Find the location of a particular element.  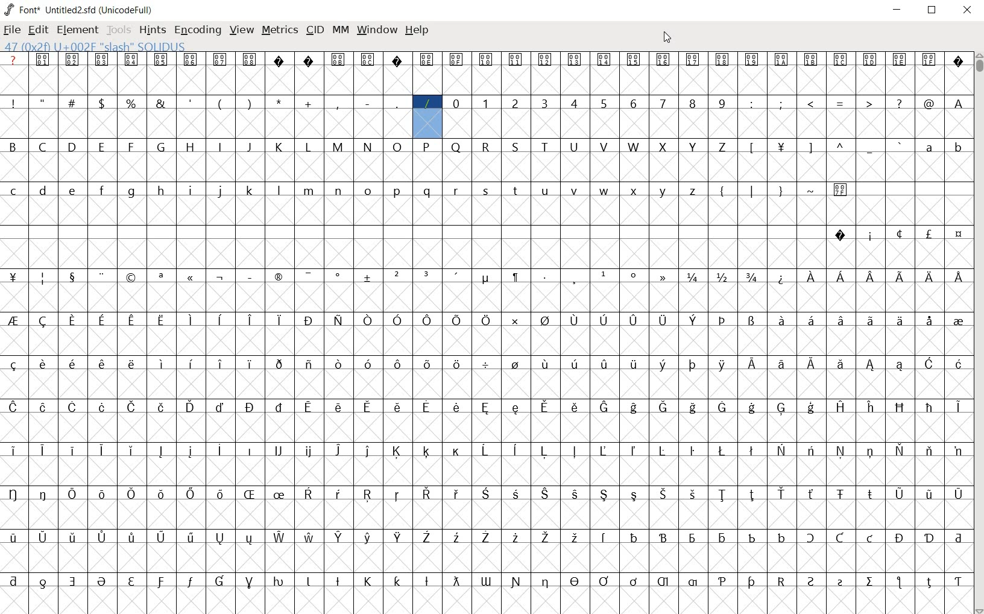

glyph is located at coordinates (811, 581).